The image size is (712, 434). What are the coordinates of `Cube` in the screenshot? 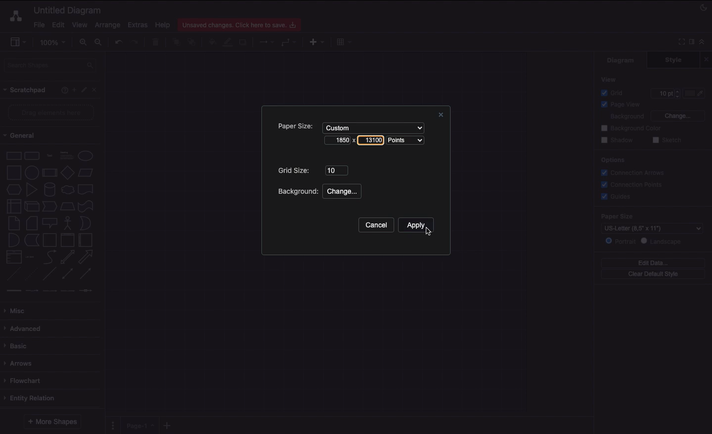 It's located at (32, 207).